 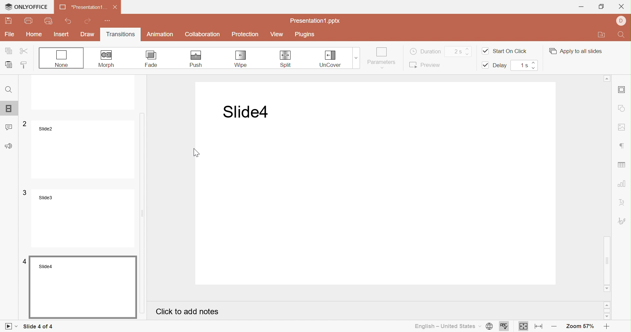 What do you see at coordinates (624, 146) in the screenshot?
I see `Paragraph settings` at bounding box center [624, 146].